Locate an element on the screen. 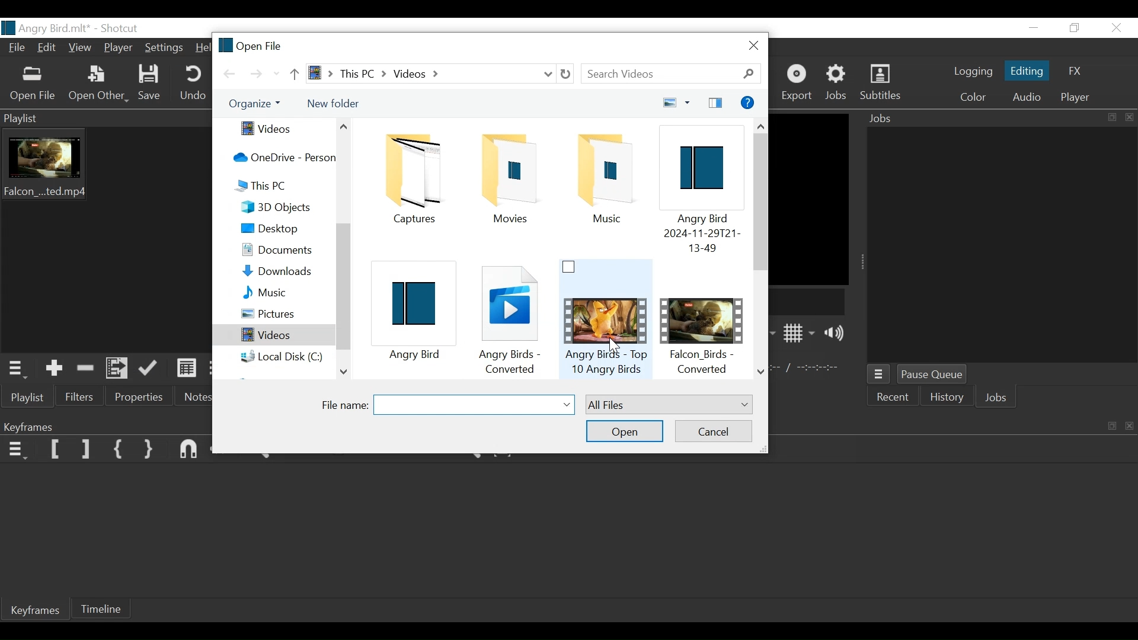 The width and height of the screenshot is (1138, 640). View as detail is located at coordinates (187, 369).